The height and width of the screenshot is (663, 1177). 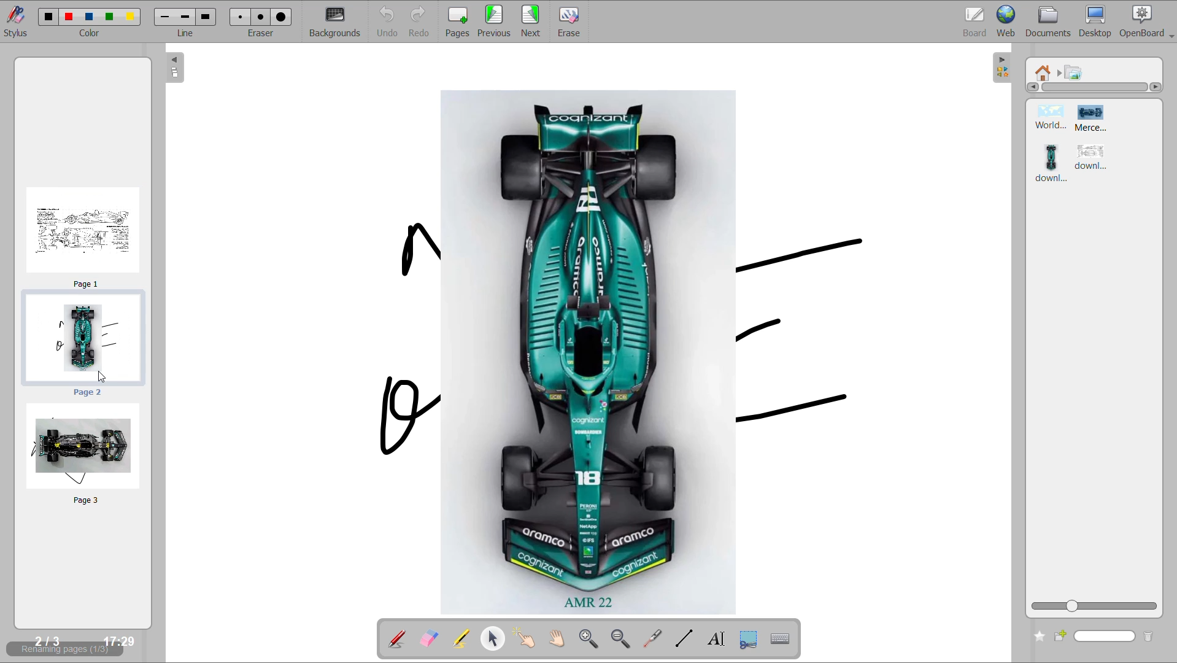 I want to click on image 3, so click(x=1052, y=163).